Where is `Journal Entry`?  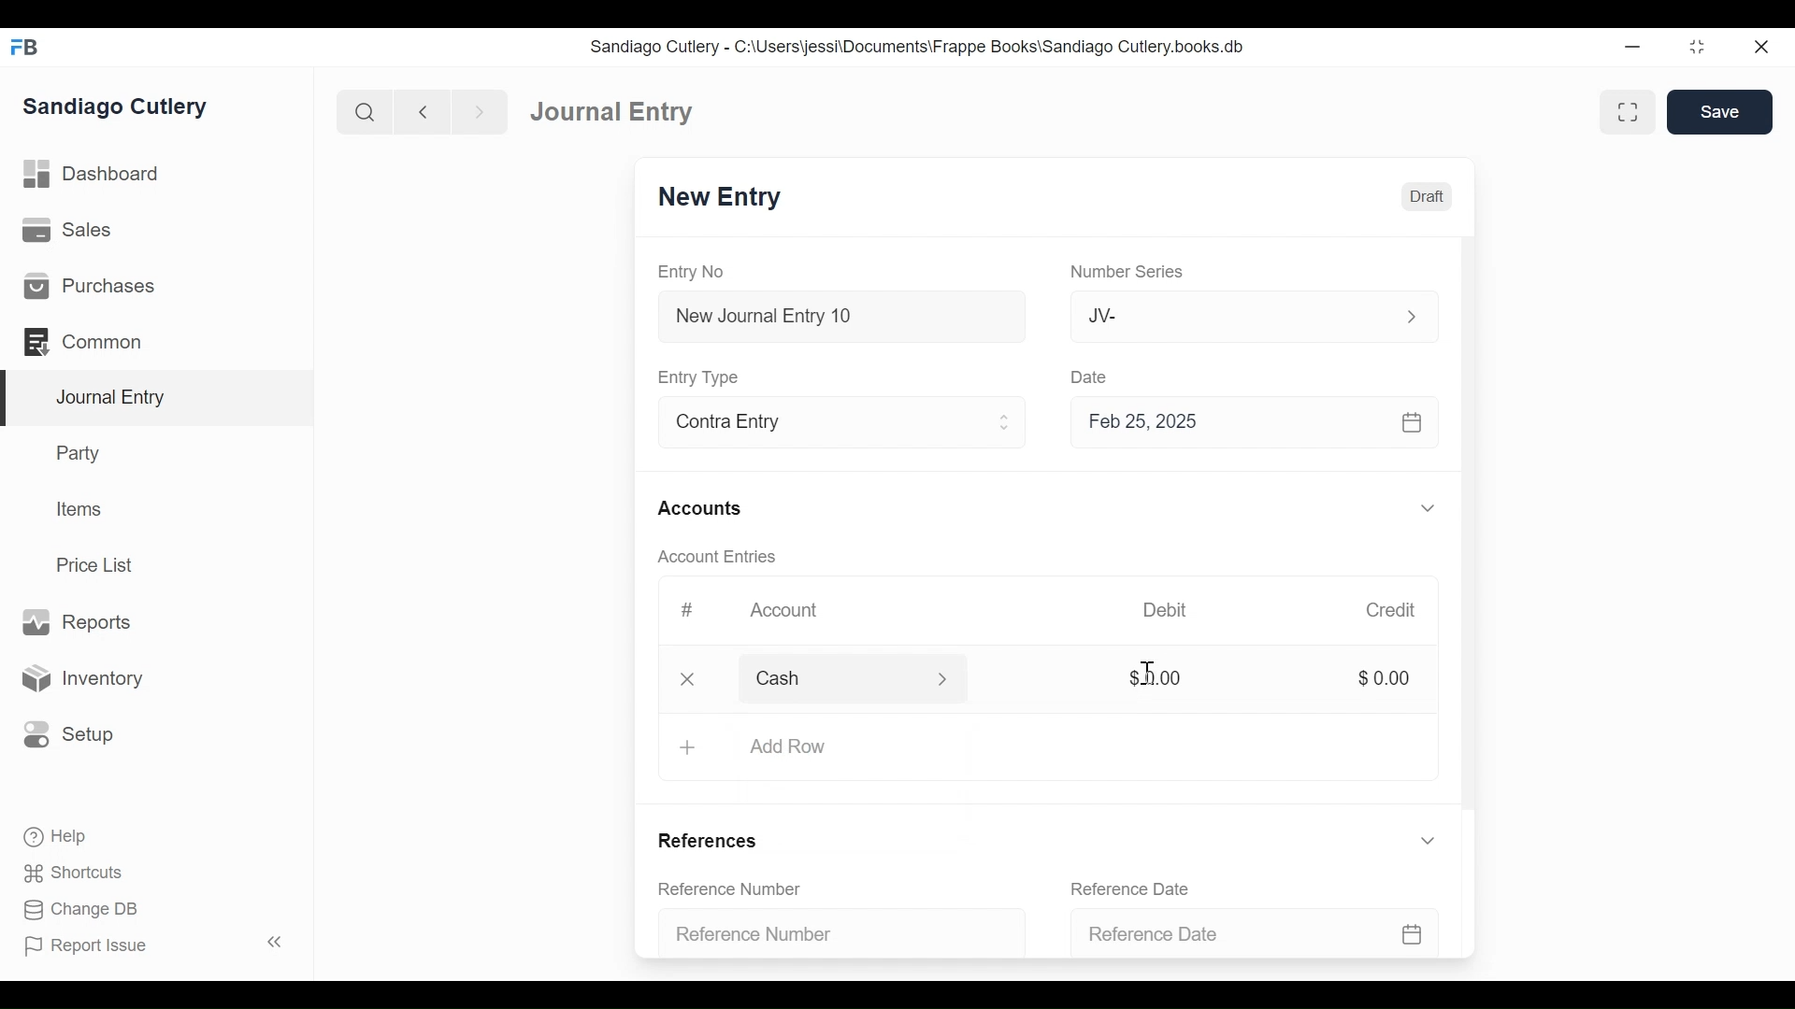 Journal Entry is located at coordinates (158, 398).